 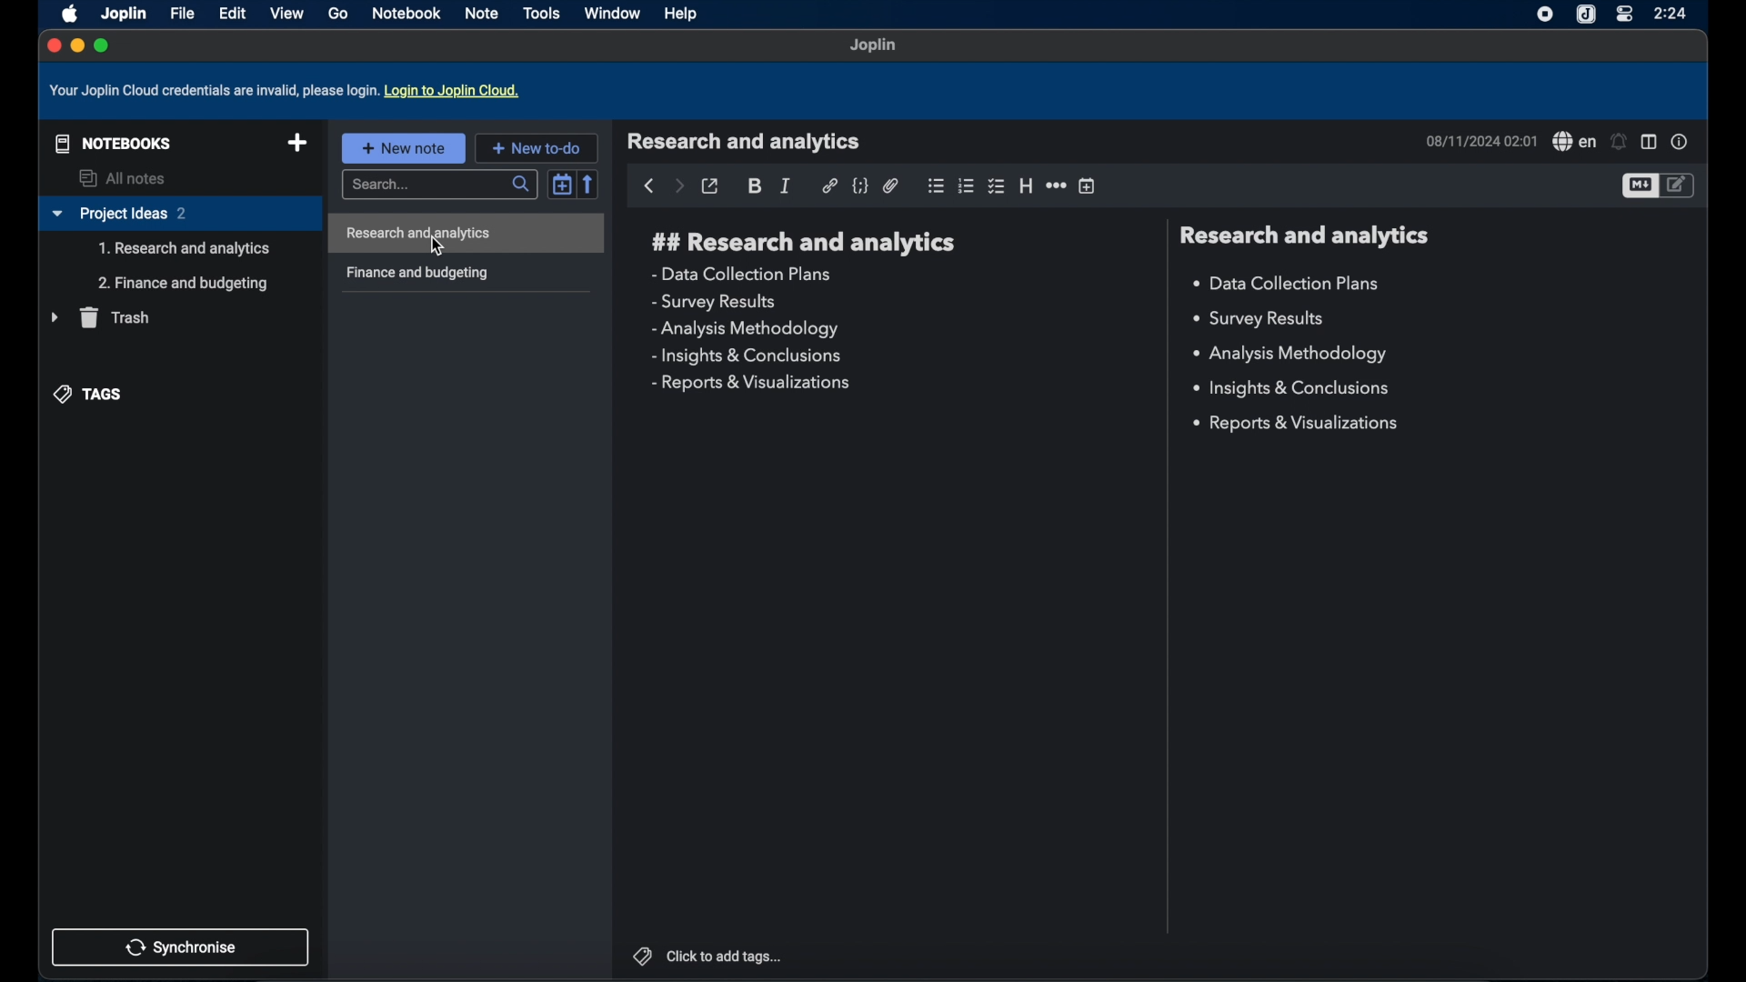 What do you see at coordinates (1299, 424) in the screenshot?
I see `reports and visualization` at bounding box center [1299, 424].